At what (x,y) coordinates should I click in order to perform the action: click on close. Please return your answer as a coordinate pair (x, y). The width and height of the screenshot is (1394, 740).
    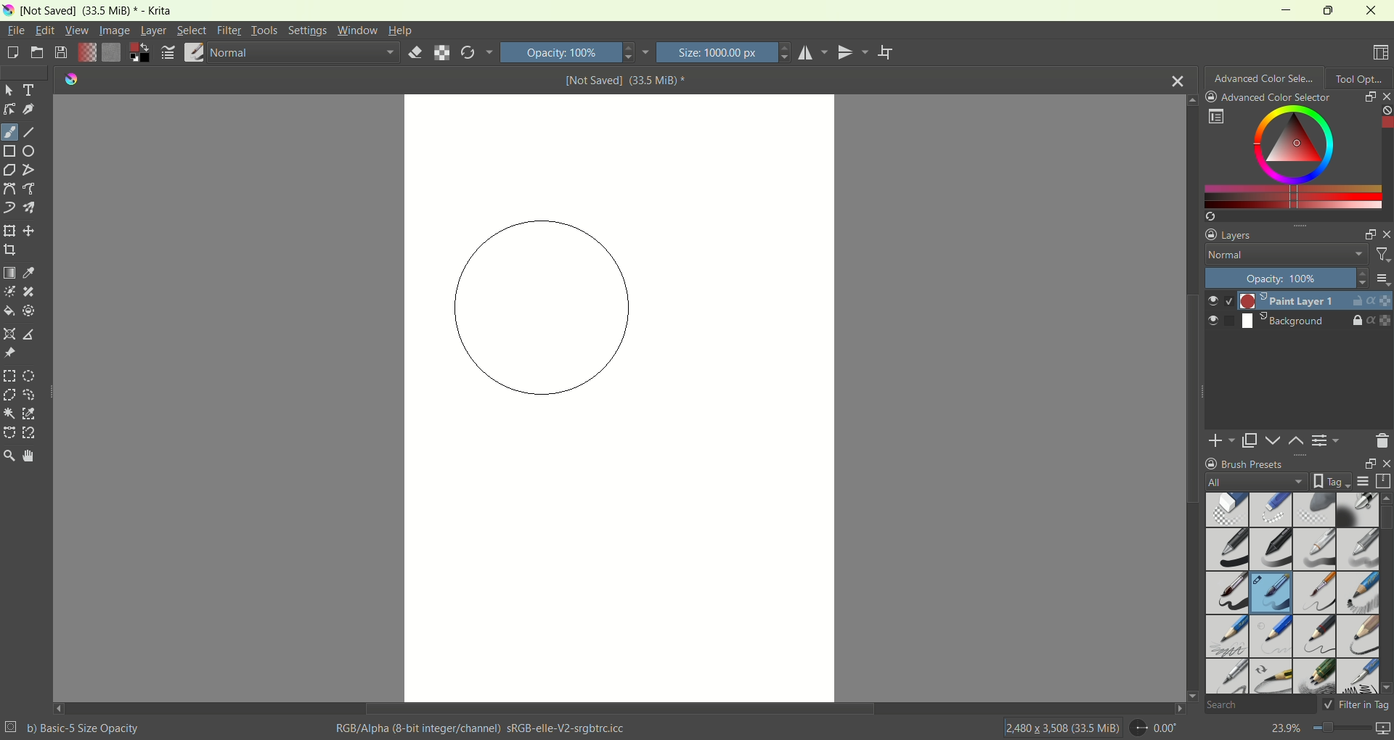
    Looking at the image, I should click on (1384, 464).